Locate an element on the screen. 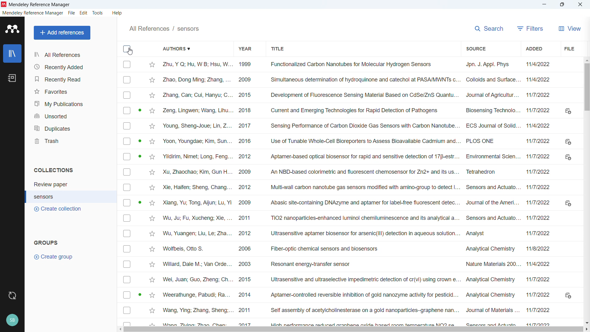  Year of publication of individual entries  is located at coordinates (244, 192).